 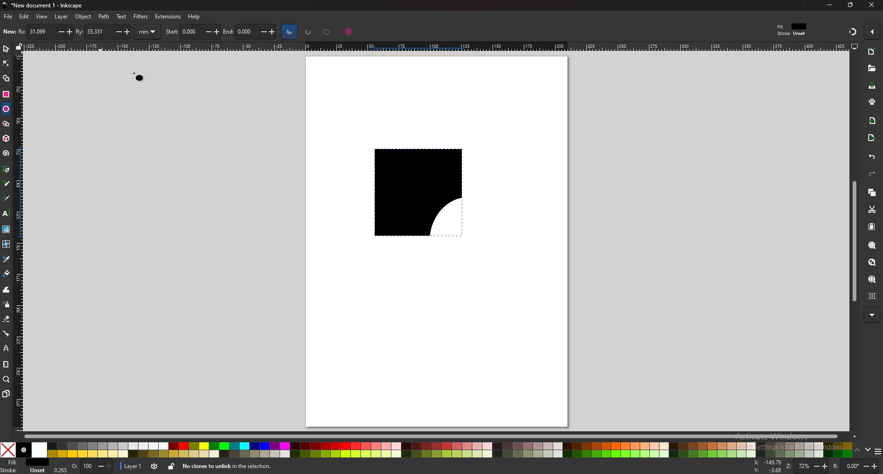 I want to click on extensions, so click(x=167, y=17).